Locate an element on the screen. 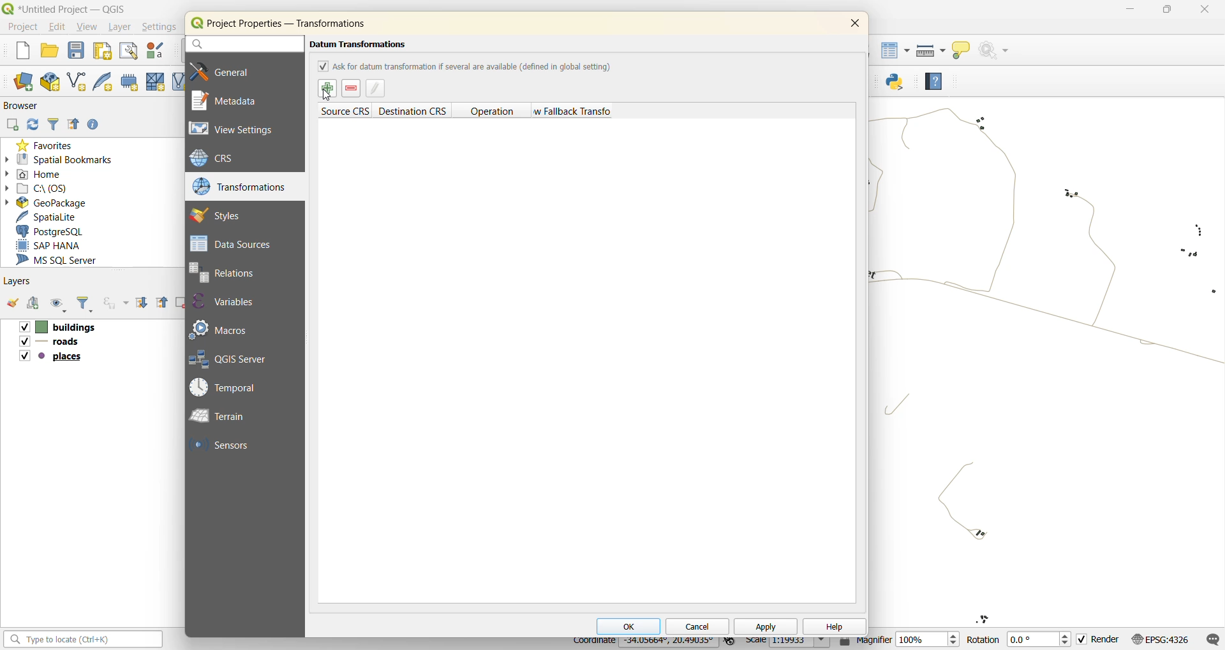 The image size is (1225, 650). show tips is located at coordinates (961, 52).